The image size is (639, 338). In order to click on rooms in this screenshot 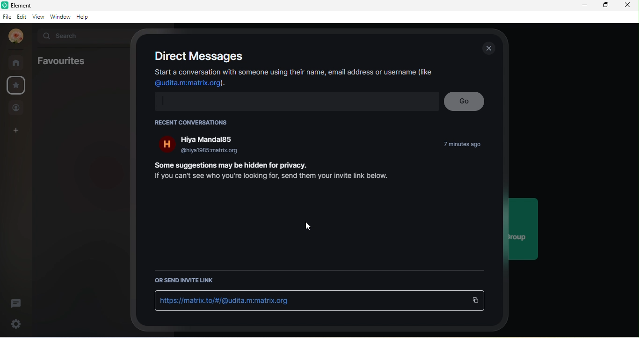, I will do `click(17, 63)`.